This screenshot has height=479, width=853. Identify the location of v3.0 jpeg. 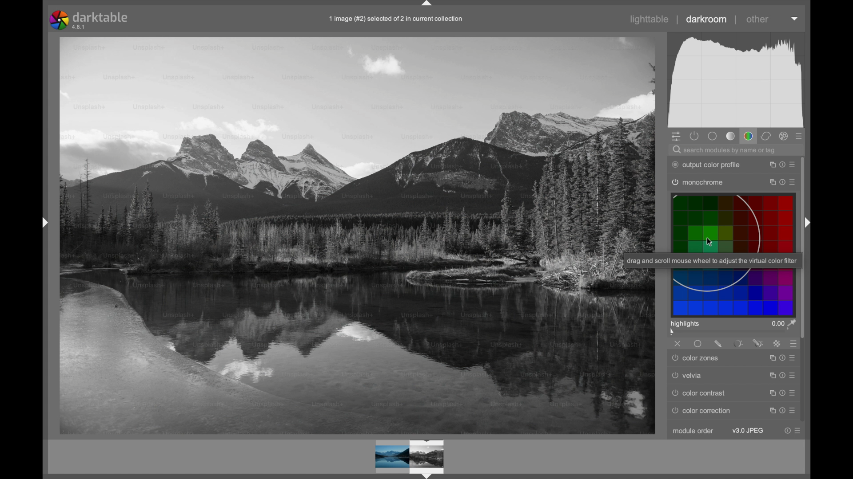
(747, 431).